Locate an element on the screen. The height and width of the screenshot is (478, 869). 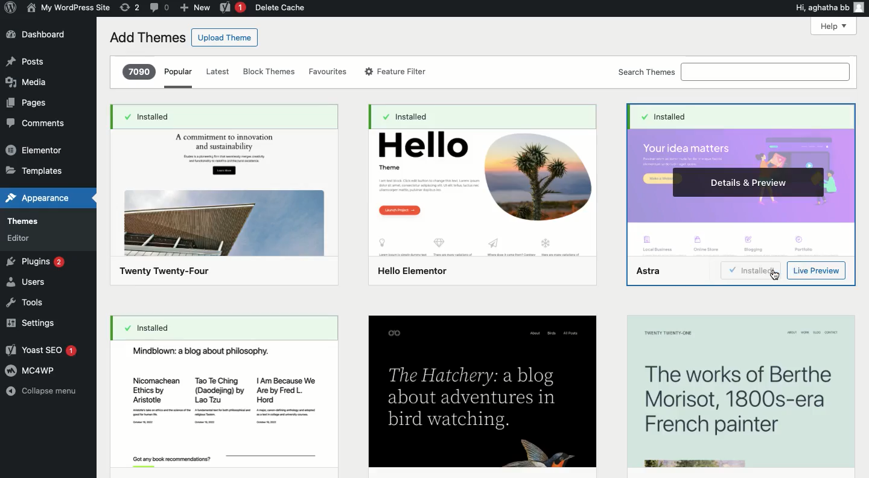
Installed is located at coordinates (742, 116).